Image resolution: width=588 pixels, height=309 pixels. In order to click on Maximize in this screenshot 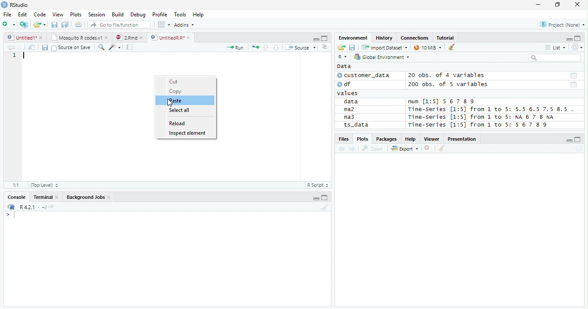, I will do `click(324, 38)`.